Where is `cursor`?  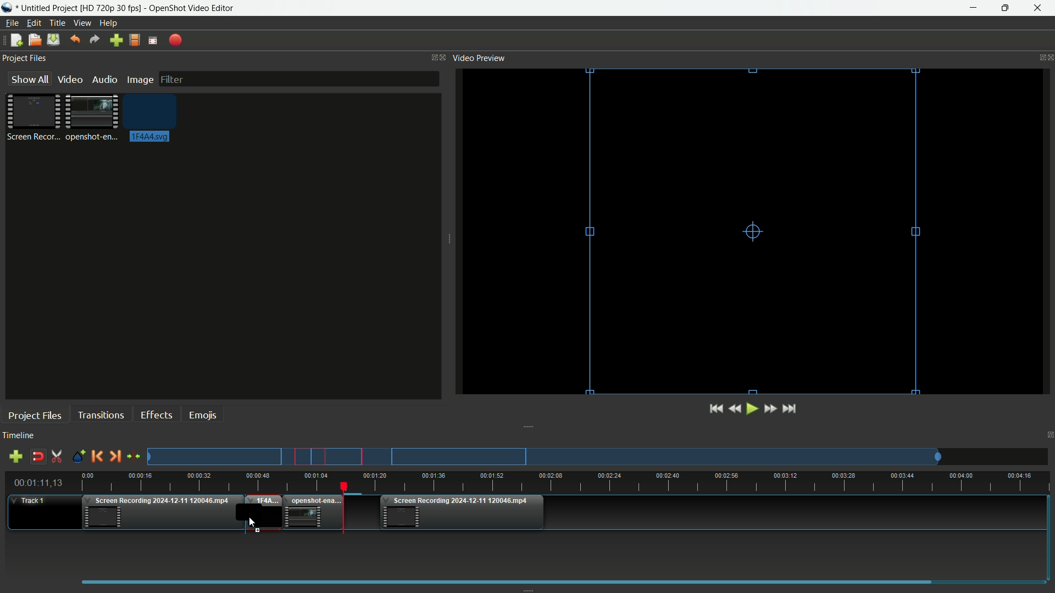 cursor is located at coordinates (251, 522).